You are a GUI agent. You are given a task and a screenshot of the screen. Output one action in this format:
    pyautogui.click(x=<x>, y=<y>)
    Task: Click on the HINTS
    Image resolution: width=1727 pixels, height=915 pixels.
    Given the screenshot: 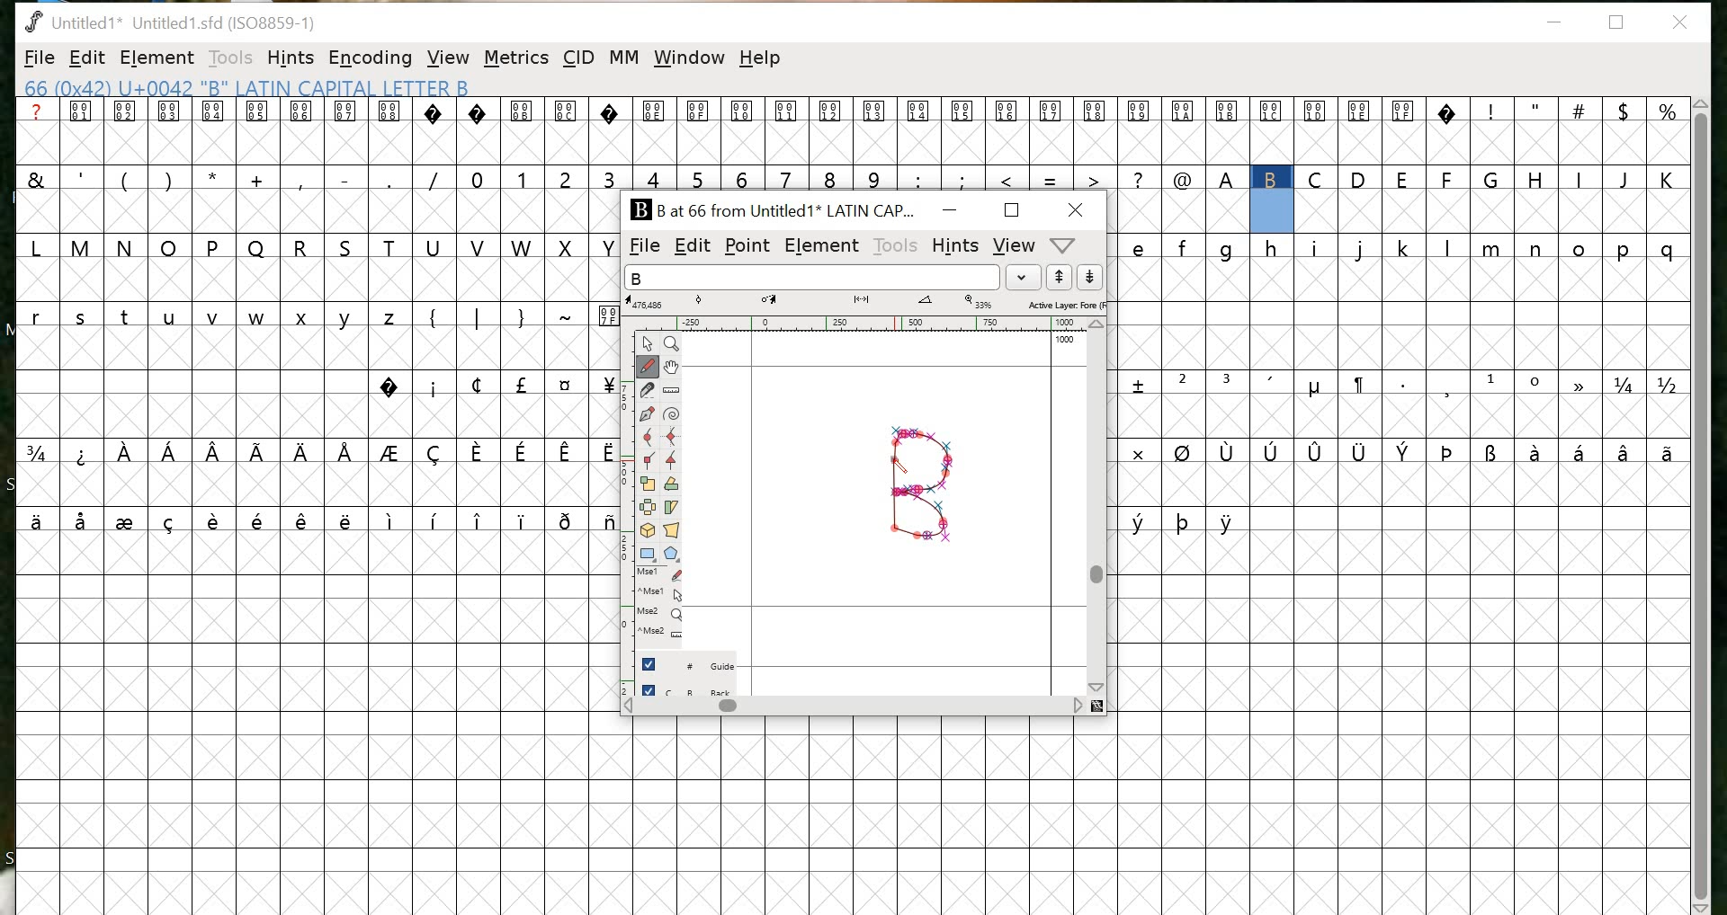 What is the action you would take?
    pyautogui.click(x=955, y=244)
    